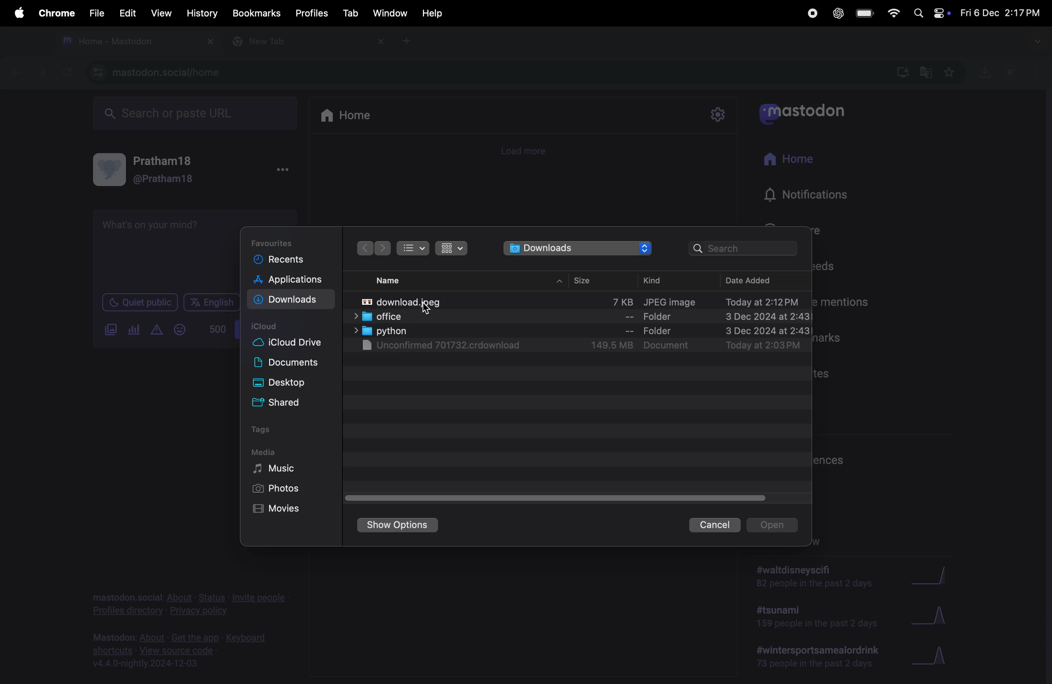 This screenshot has height=684, width=1052. Describe the element at coordinates (951, 71) in the screenshot. I see `favourites` at that location.